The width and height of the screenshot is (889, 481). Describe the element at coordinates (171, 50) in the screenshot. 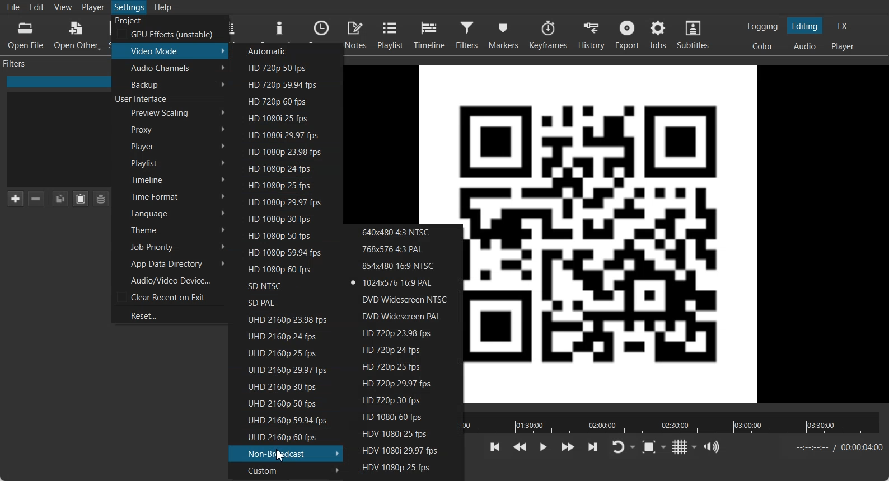

I see `Video Mode` at that location.